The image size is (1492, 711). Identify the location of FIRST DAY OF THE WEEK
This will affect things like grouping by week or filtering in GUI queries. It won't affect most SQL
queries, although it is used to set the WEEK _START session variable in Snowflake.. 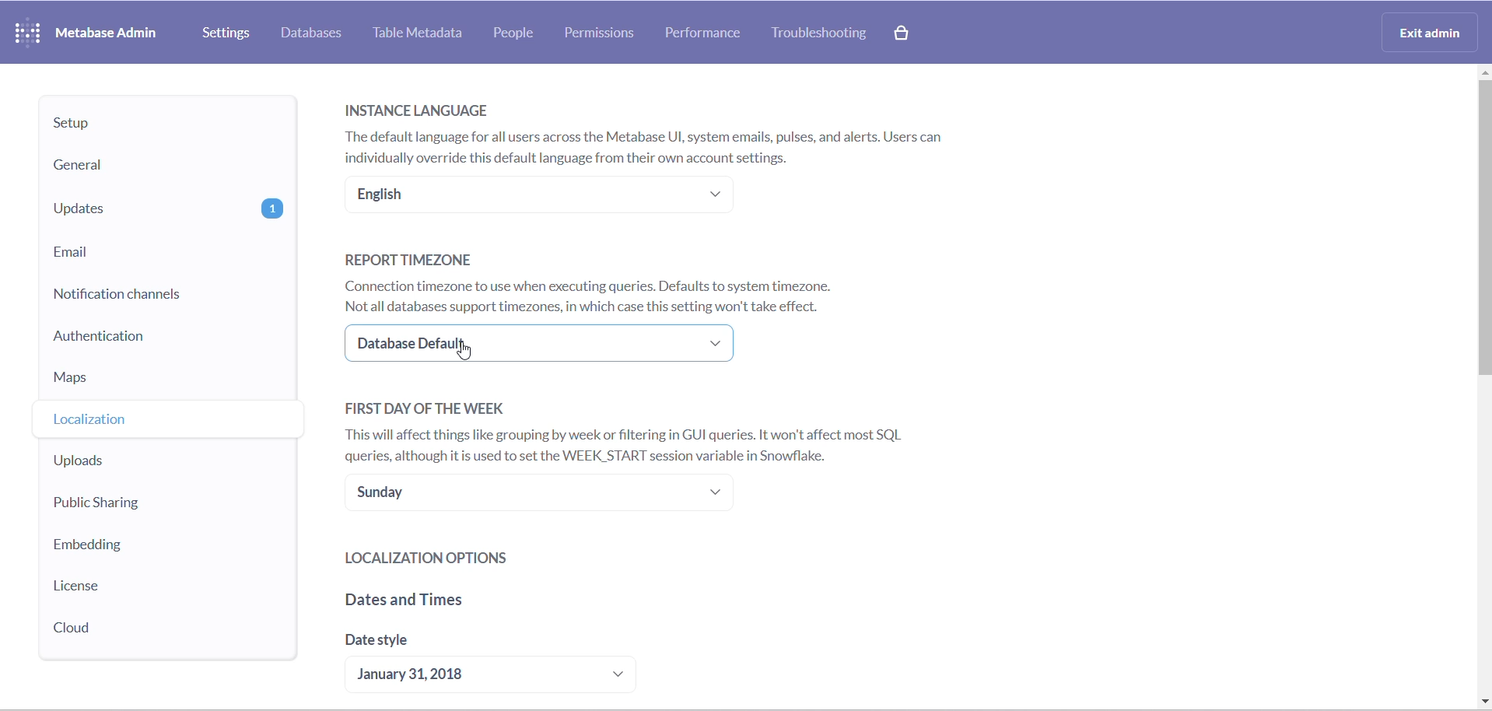
(636, 430).